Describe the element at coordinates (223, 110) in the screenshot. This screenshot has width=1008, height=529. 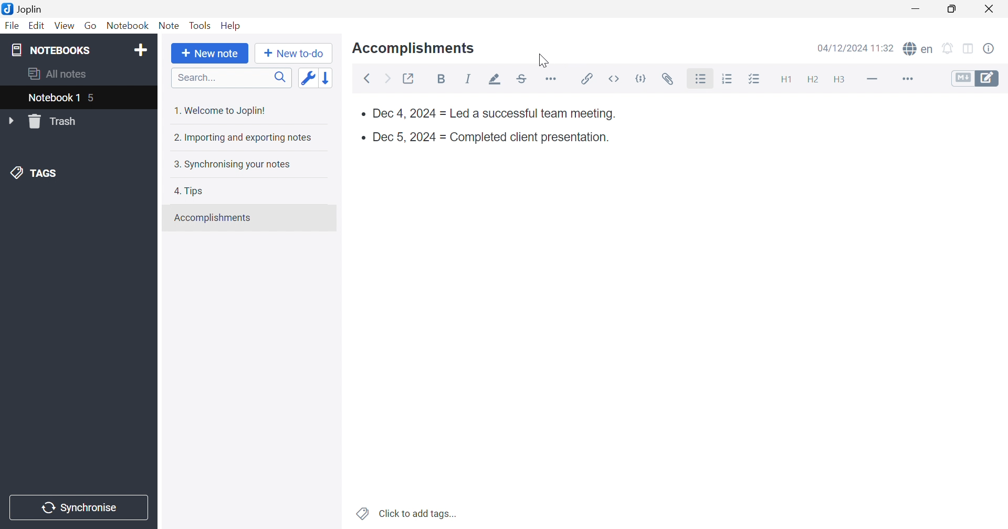
I see `1. Welcome to Joplin!` at that location.